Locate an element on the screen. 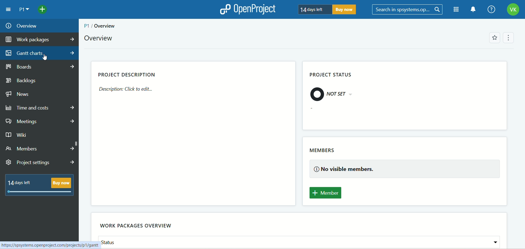  members is located at coordinates (40, 149).